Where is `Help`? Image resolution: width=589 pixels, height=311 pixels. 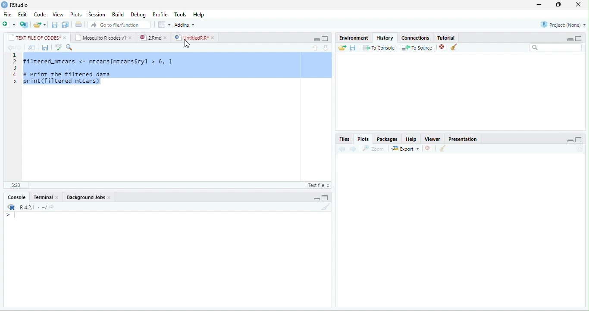
Help is located at coordinates (198, 15).